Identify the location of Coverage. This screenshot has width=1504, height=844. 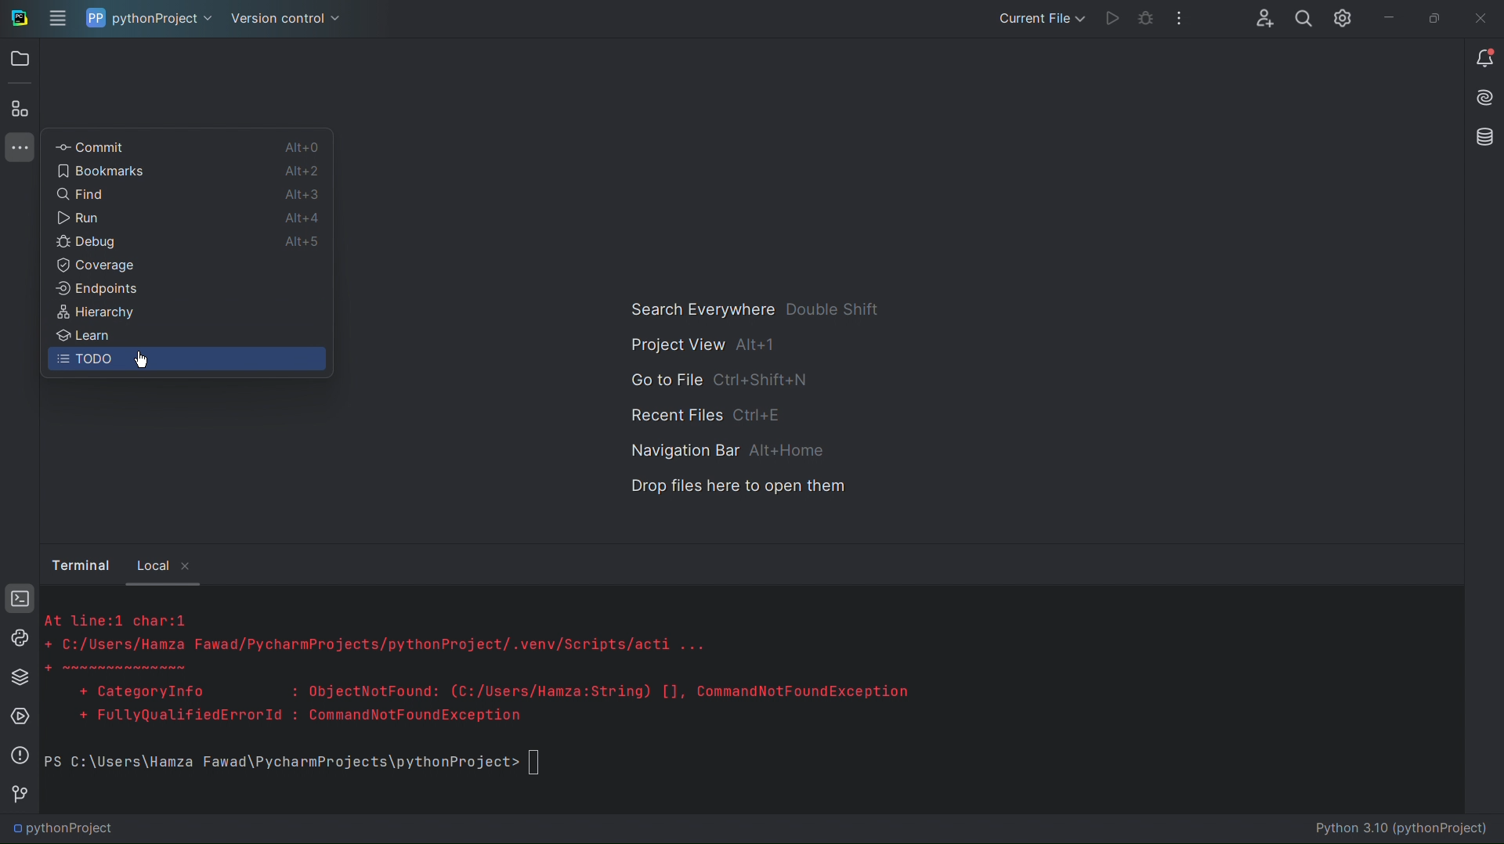
(97, 265).